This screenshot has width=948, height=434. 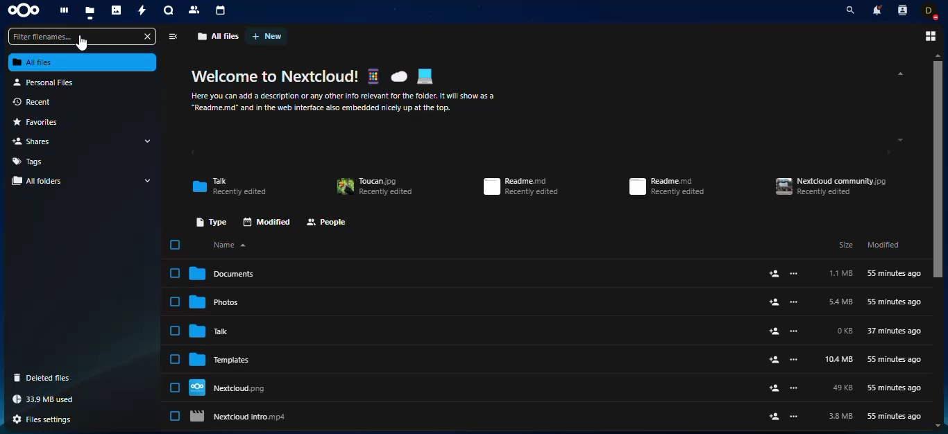 I want to click on Toucan.jpg Recently edited, so click(x=374, y=187).